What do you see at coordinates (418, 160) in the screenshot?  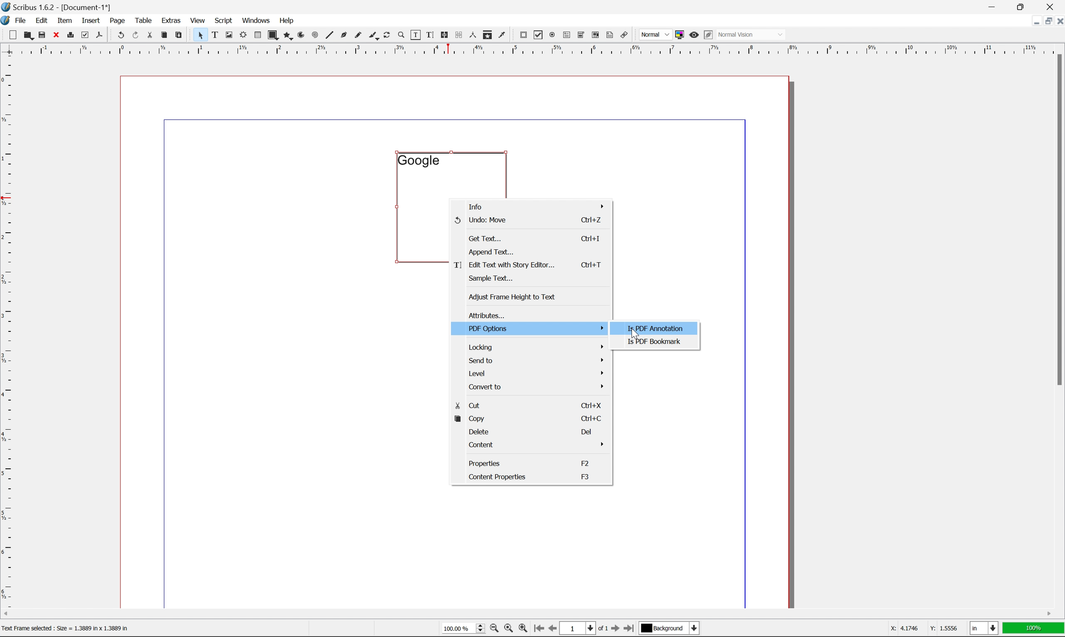 I see `google` at bounding box center [418, 160].